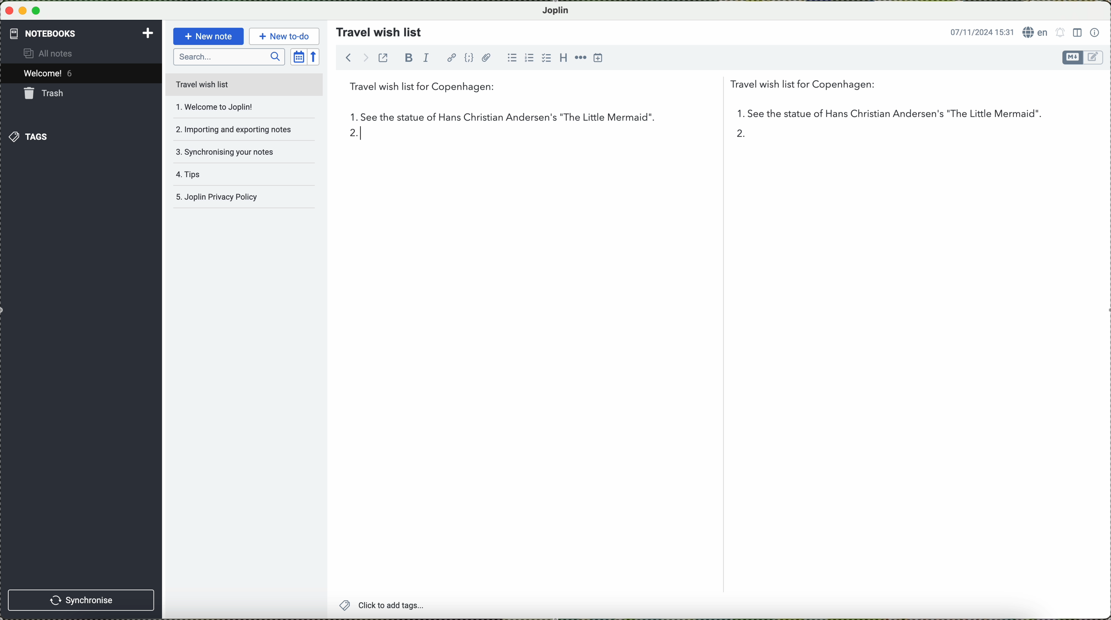 The image size is (1111, 620). Describe the element at coordinates (486, 57) in the screenshot. I see `attach file` at that location.